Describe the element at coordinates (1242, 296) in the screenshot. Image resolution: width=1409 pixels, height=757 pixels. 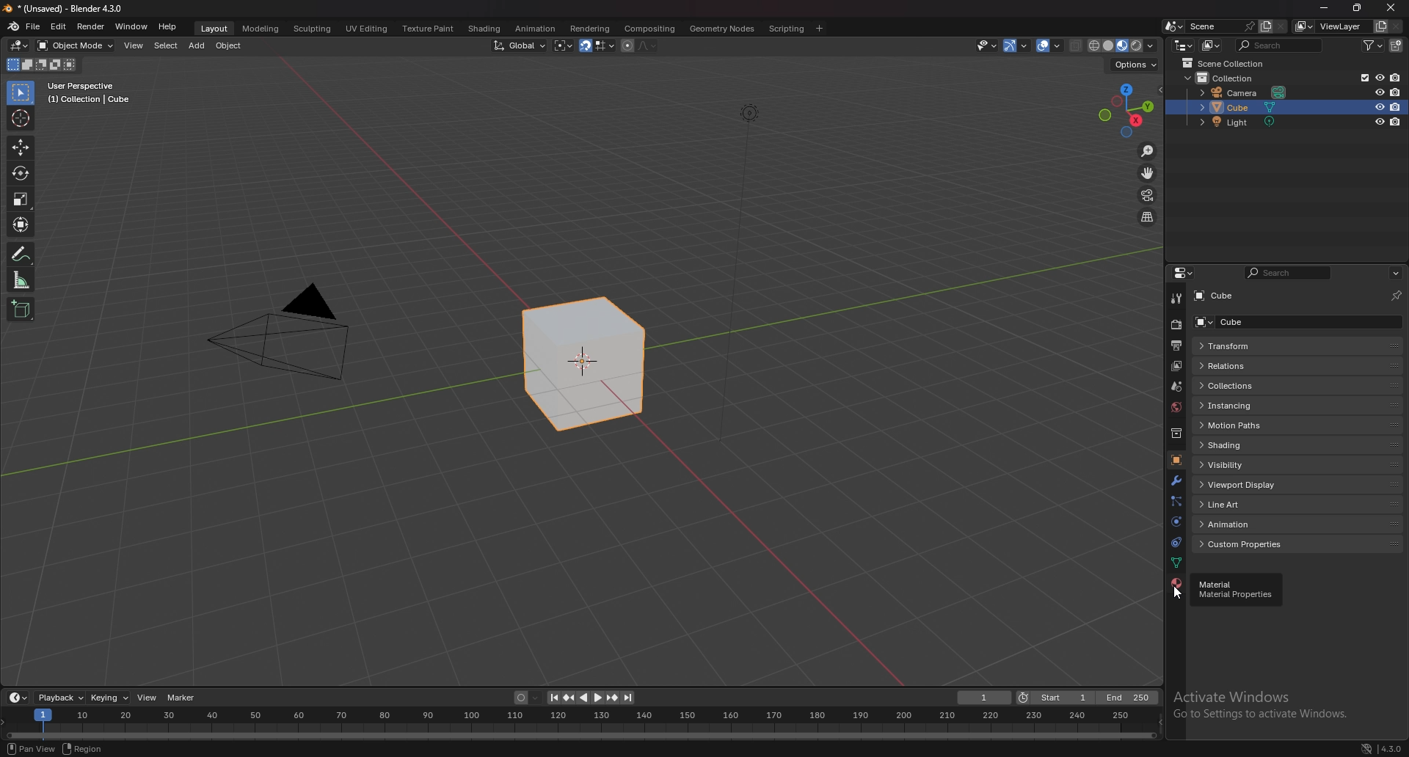
I see `cube` at that location.